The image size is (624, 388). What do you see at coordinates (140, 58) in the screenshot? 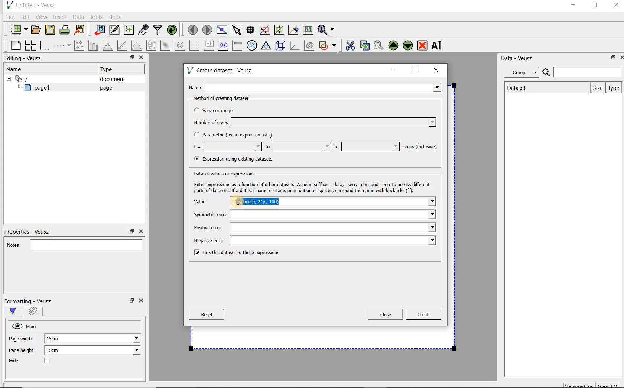
I see `Close` at bounding box center [140, 58].